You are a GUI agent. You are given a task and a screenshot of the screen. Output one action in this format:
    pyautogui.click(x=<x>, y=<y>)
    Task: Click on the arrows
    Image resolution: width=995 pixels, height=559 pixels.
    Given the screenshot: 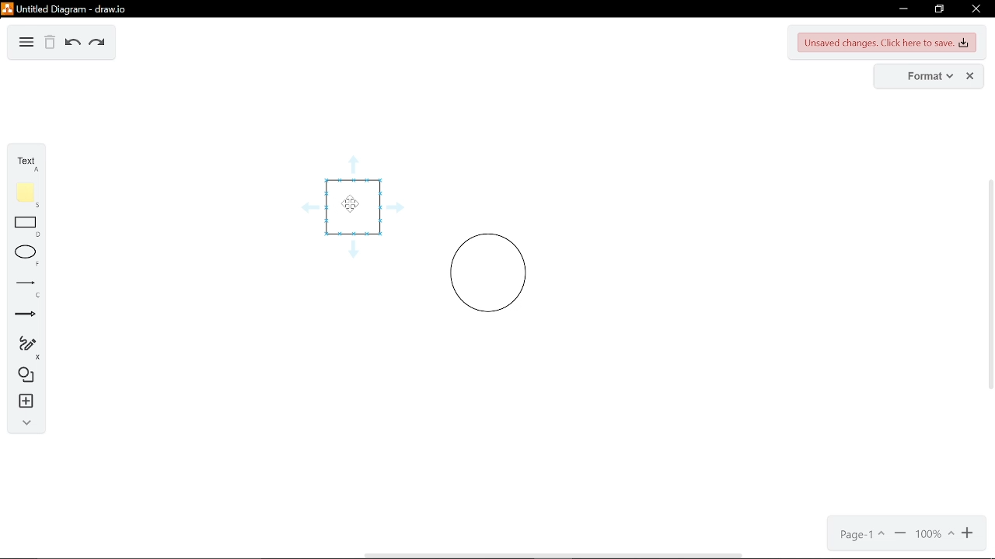 What is the action you would take?
    pyautogui.click(x=26, y=316)
    